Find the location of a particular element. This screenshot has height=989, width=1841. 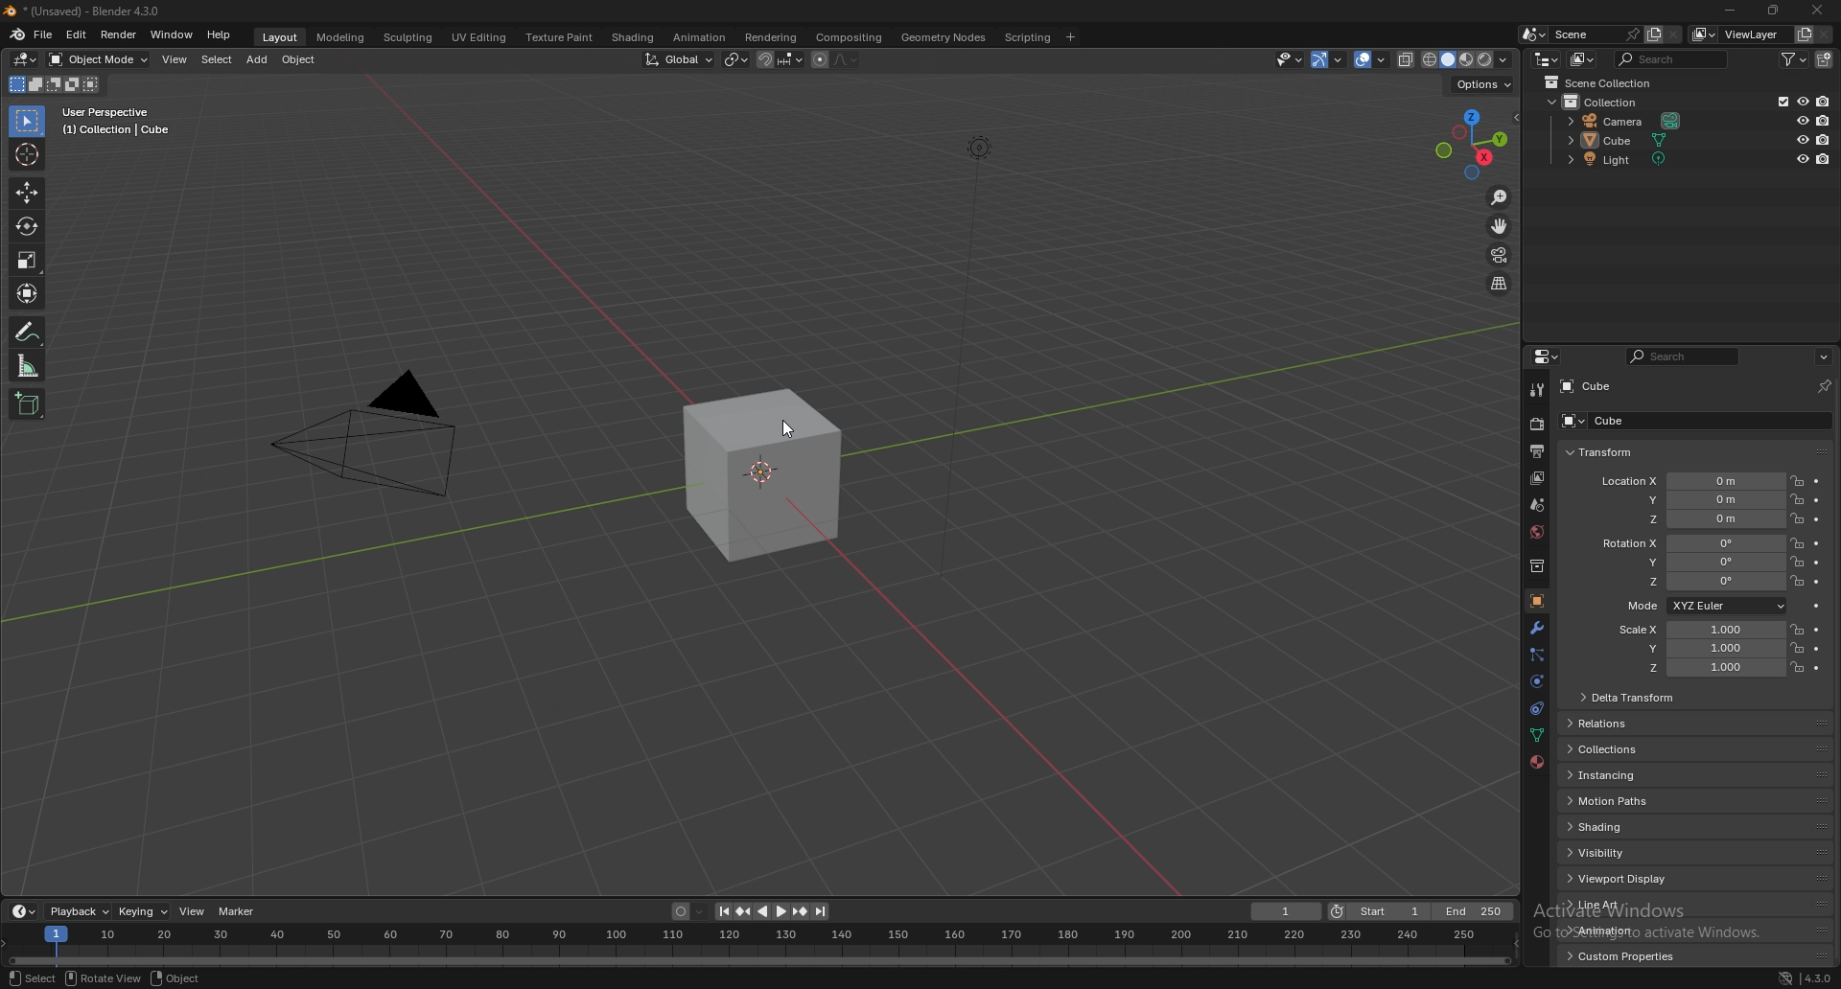

animate property is located at coordinates (1819, 669).